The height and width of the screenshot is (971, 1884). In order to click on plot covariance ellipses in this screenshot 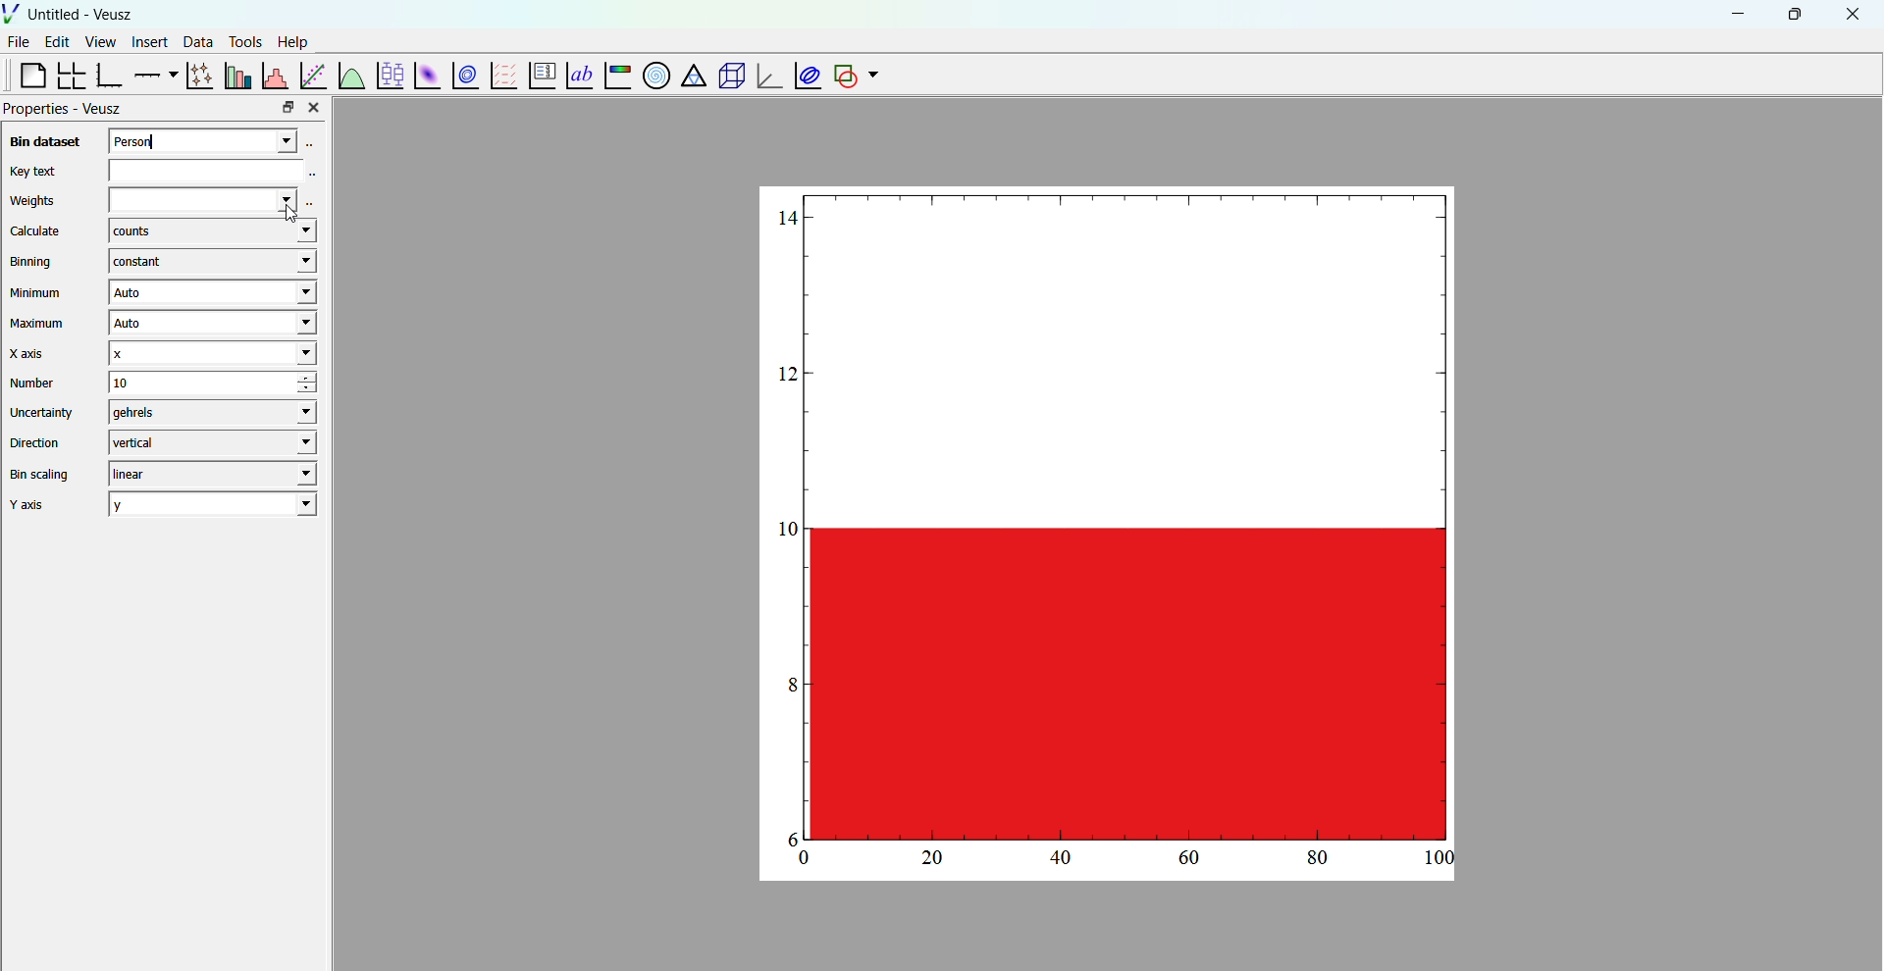, I will do `click(805, 75)`.